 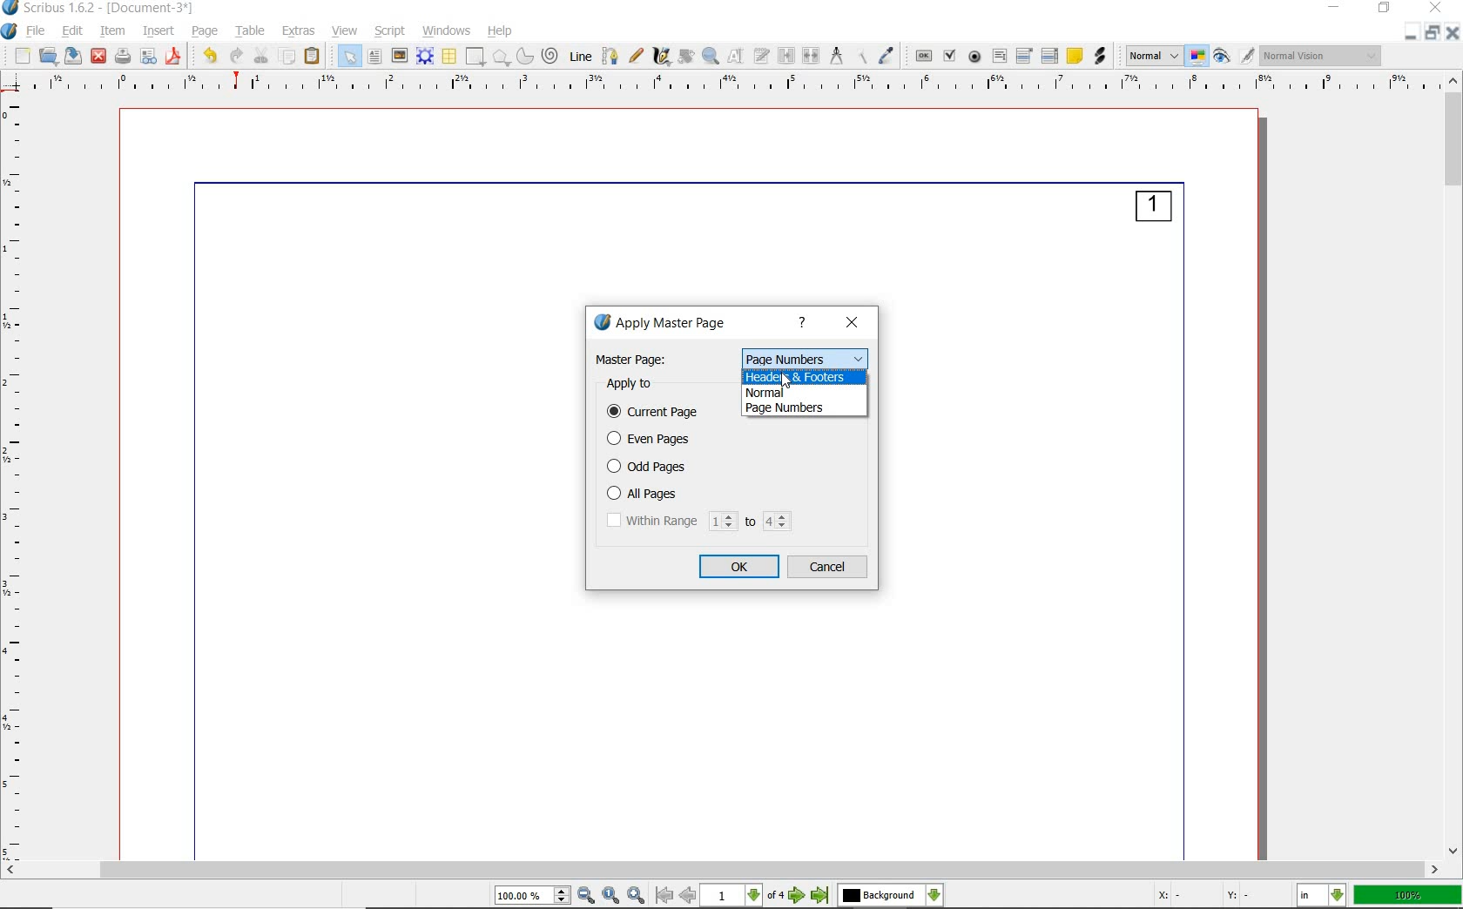 I want to click on edit contents of frame, so click(x=735, y=57).